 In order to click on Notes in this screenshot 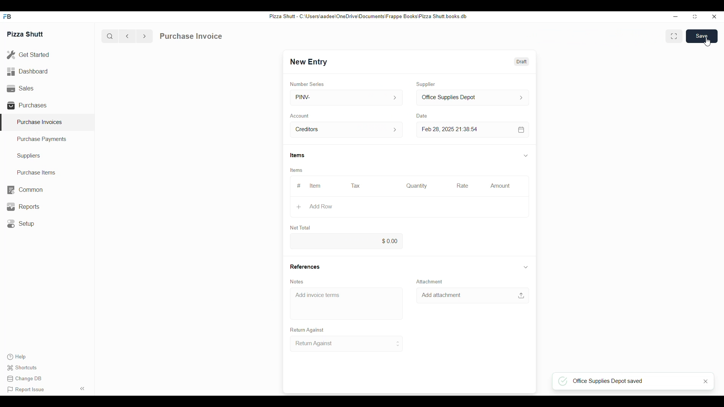, I will do `click(297, 282)`.